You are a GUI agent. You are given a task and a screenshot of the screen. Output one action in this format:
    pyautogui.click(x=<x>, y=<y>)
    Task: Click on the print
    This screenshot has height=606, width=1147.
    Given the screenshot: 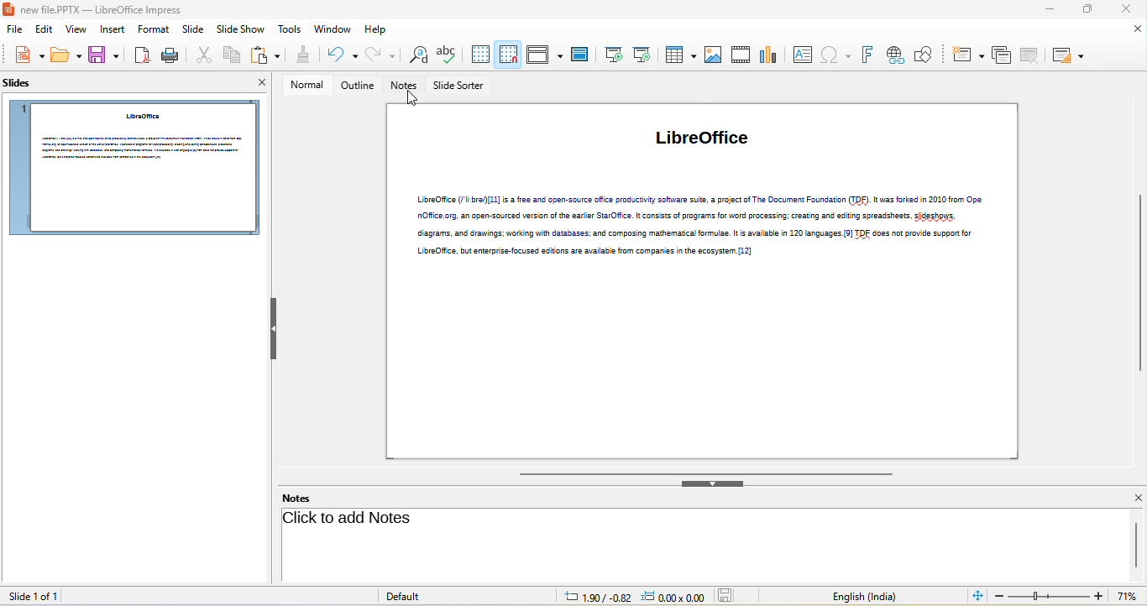 What is the action you would take?
    pyautogui.click(x=169, y=55)
    